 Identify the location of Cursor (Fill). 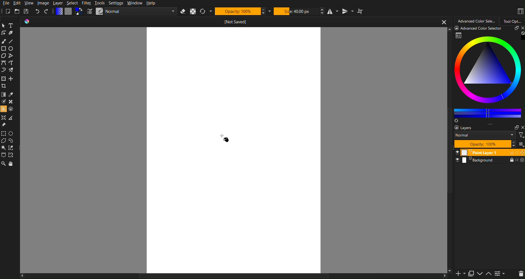
(225, 138).